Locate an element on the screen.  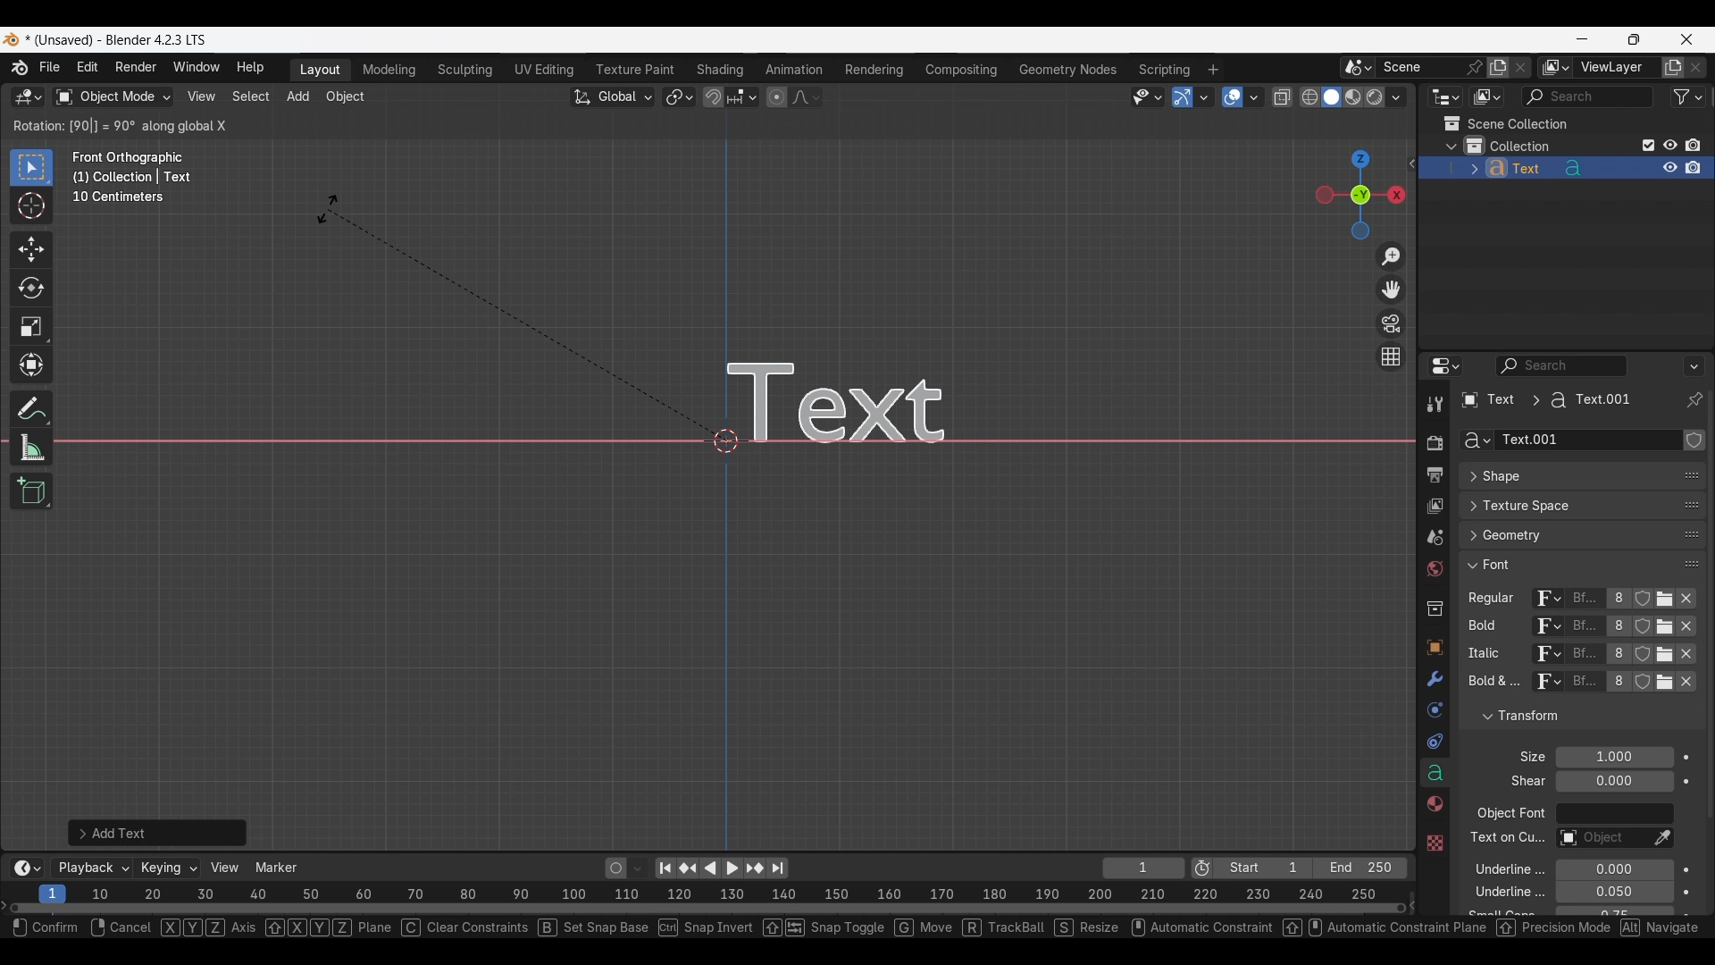
Small caps is located at coordinates (1613, 911).